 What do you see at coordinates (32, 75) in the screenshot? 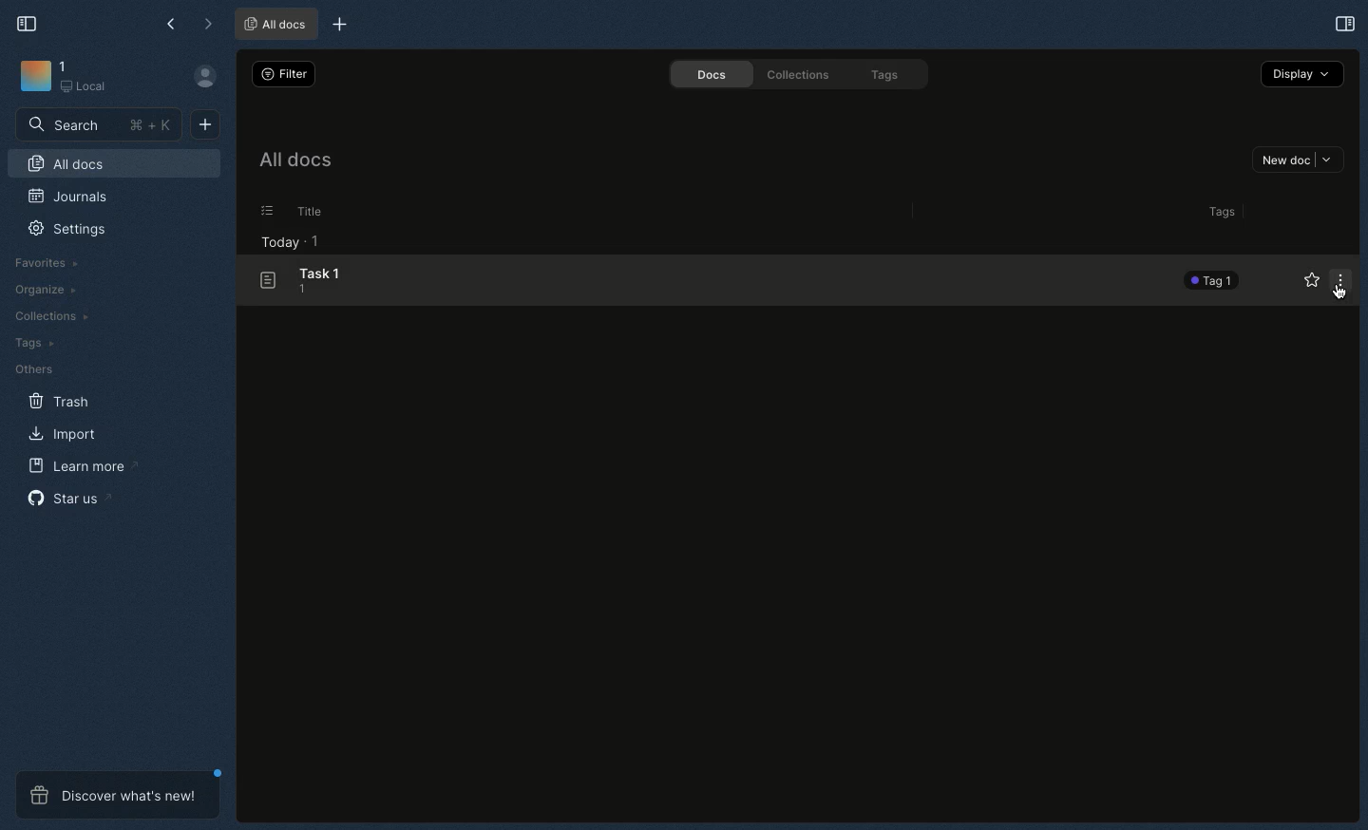
I see `Icon` at bounding box center [32, 75].